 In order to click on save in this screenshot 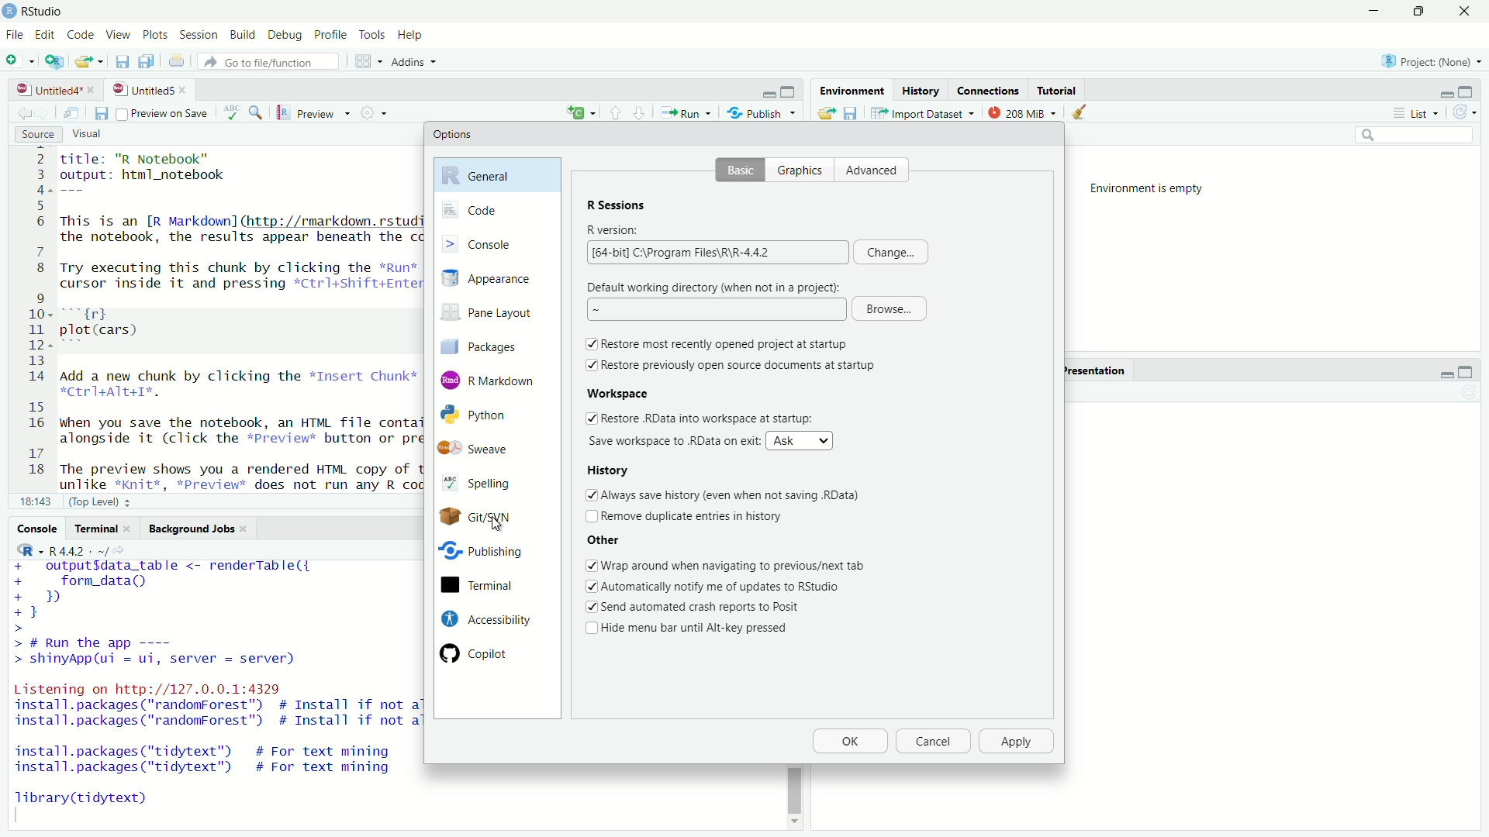, I will do `click(100, 114)`.